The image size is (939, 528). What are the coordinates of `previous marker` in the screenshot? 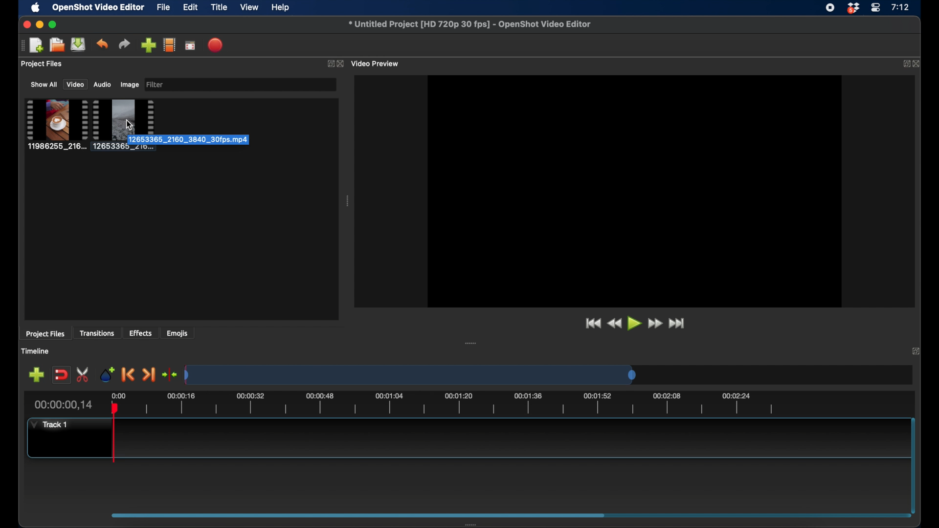 It's located at (129, 374).